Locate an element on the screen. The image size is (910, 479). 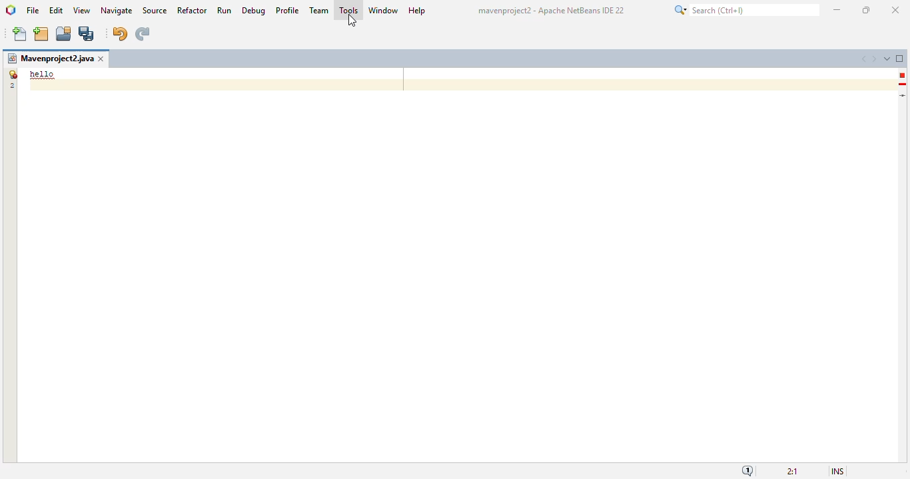
cursor is located at coordinates (352, 21).